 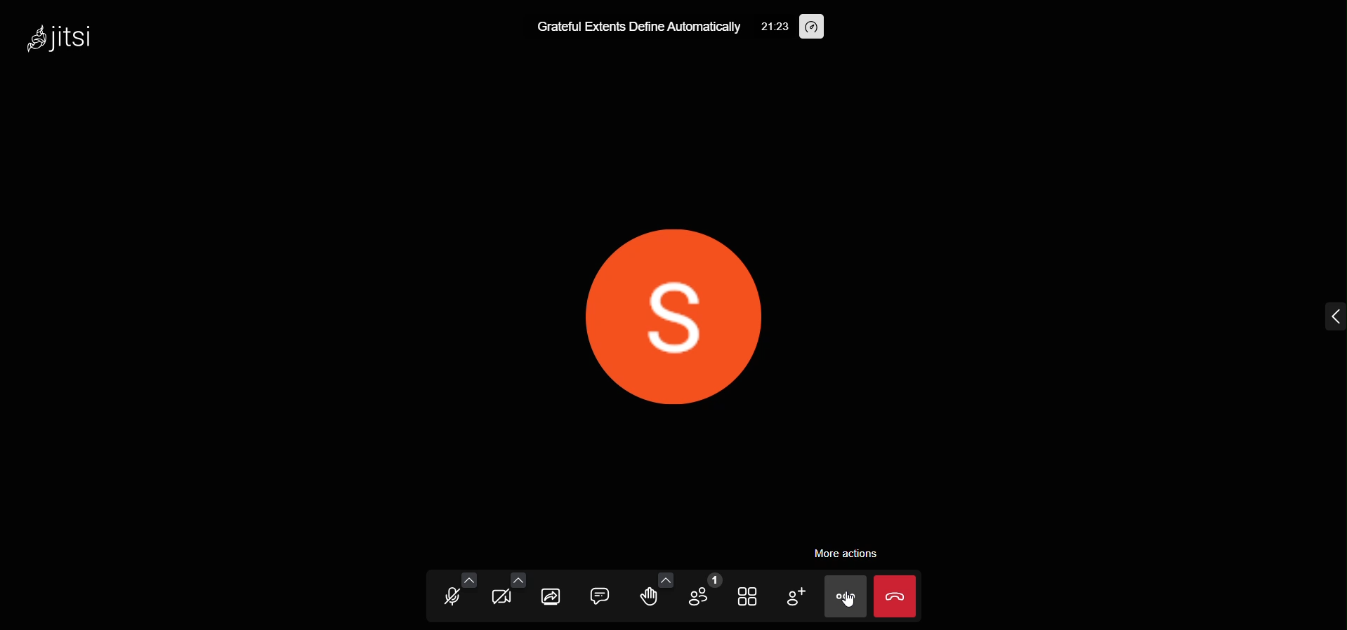 I want to click on time, so click(x=775, y=27).